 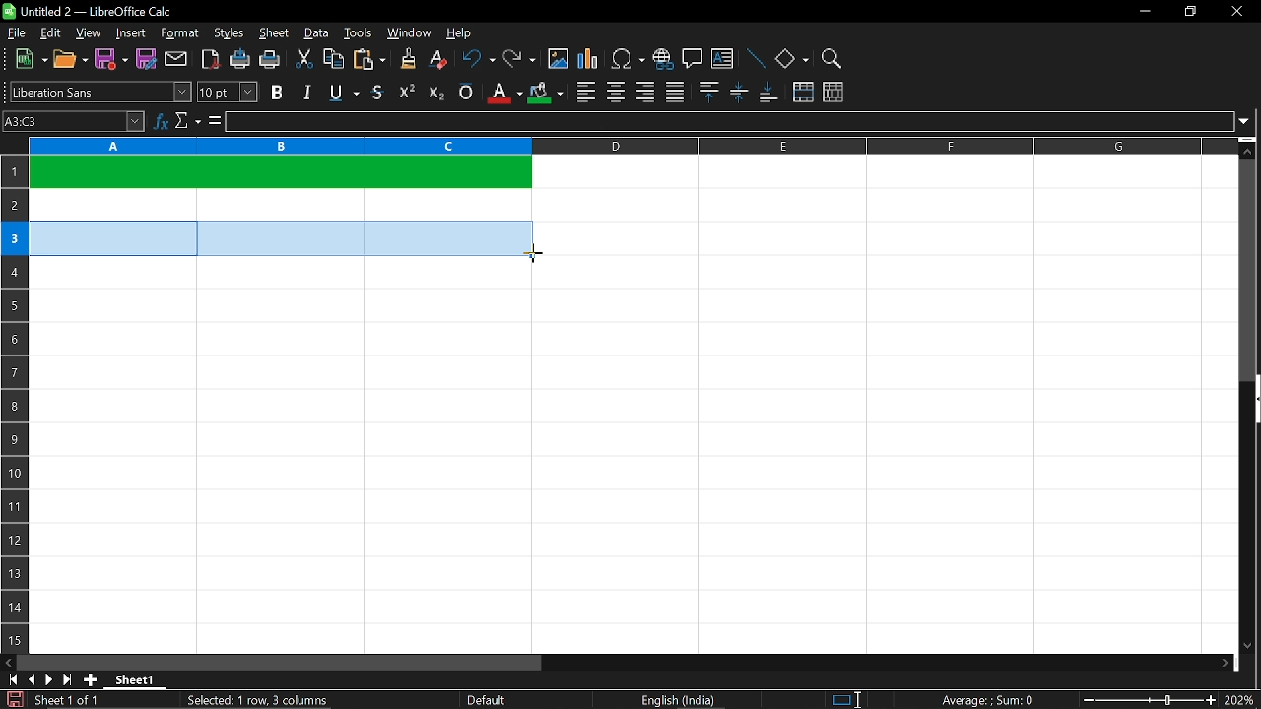 What do you see at coordinates (847, 700) in the screenshot?
I see `standard selection` at bounding box center [847, 700].